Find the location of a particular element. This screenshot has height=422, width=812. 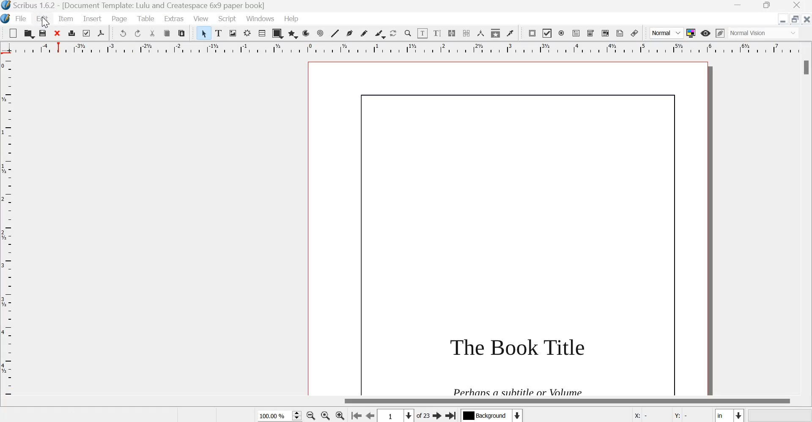

spiral is located at coordinates (320, 33).